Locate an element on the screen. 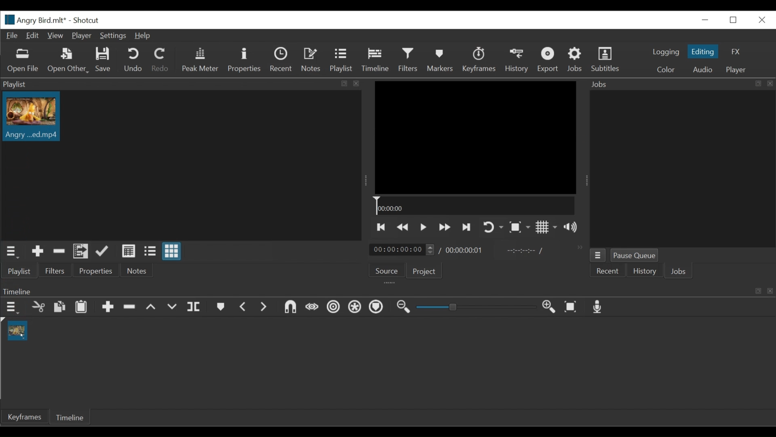 The width and height of the screenshot is (776, 437). Scrub while dragging is located at coordinates (312, 308).